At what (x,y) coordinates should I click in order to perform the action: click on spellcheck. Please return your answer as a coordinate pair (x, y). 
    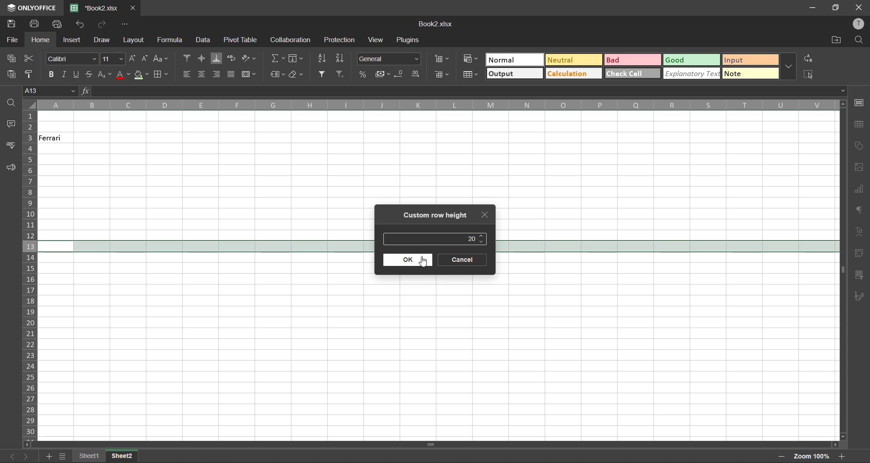
    Looking at the image, I should click on (11, 146).